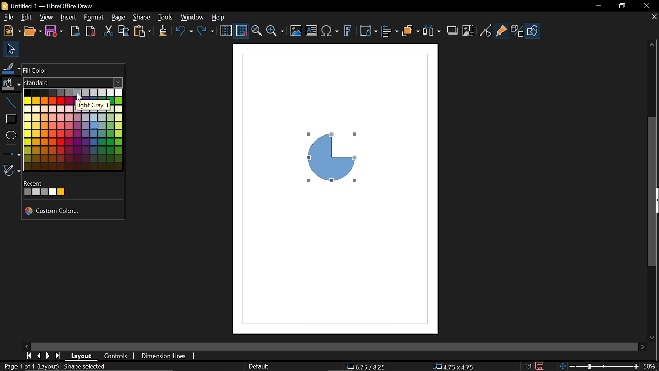 This screenshot has width=659, height=371. I want to click on Lines and arrows, so click(11, 154).